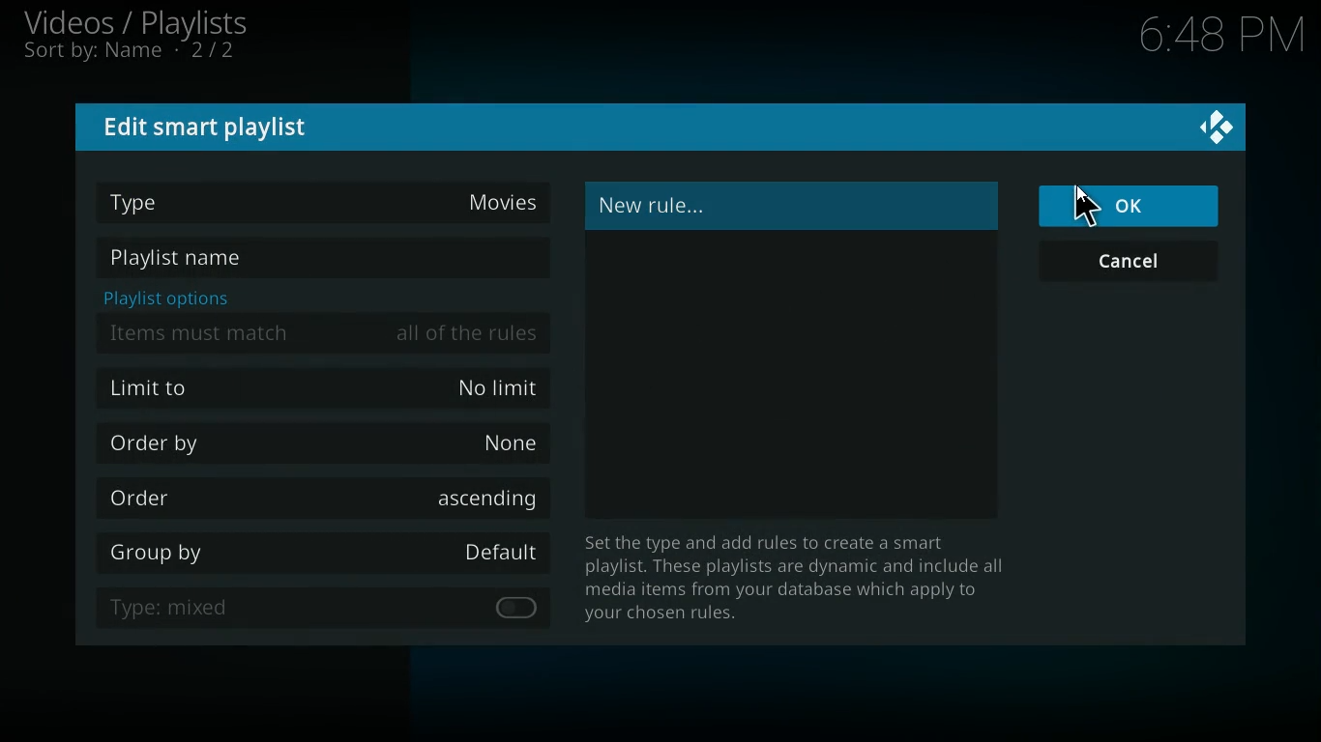 This screenshot has height=742, width=1321. What do you see at coordinates (1085, 206) in the screenshot?
I see `cursor` at bounding box center [1085, 206].